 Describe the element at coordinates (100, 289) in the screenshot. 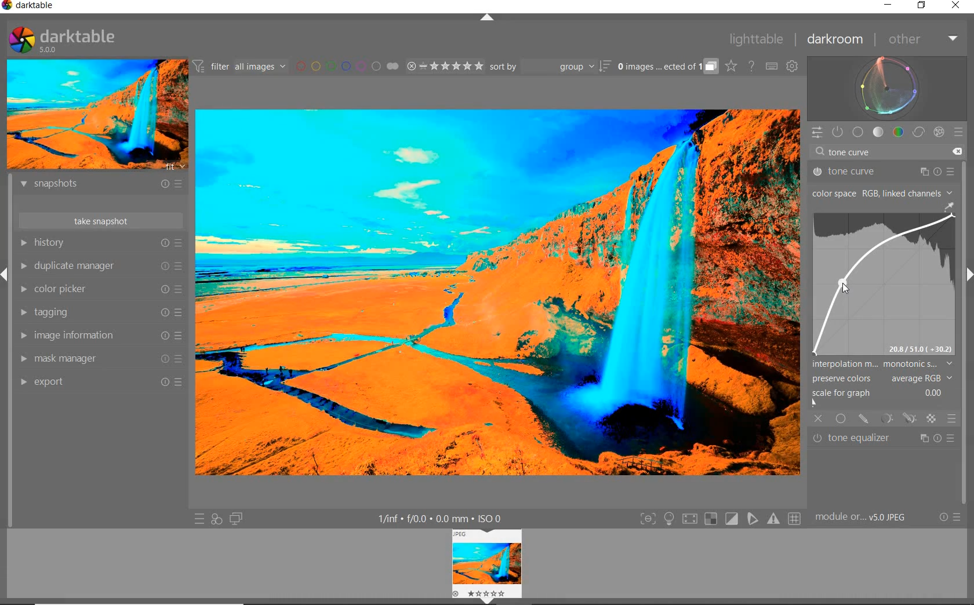

I see `color picker` at that location.